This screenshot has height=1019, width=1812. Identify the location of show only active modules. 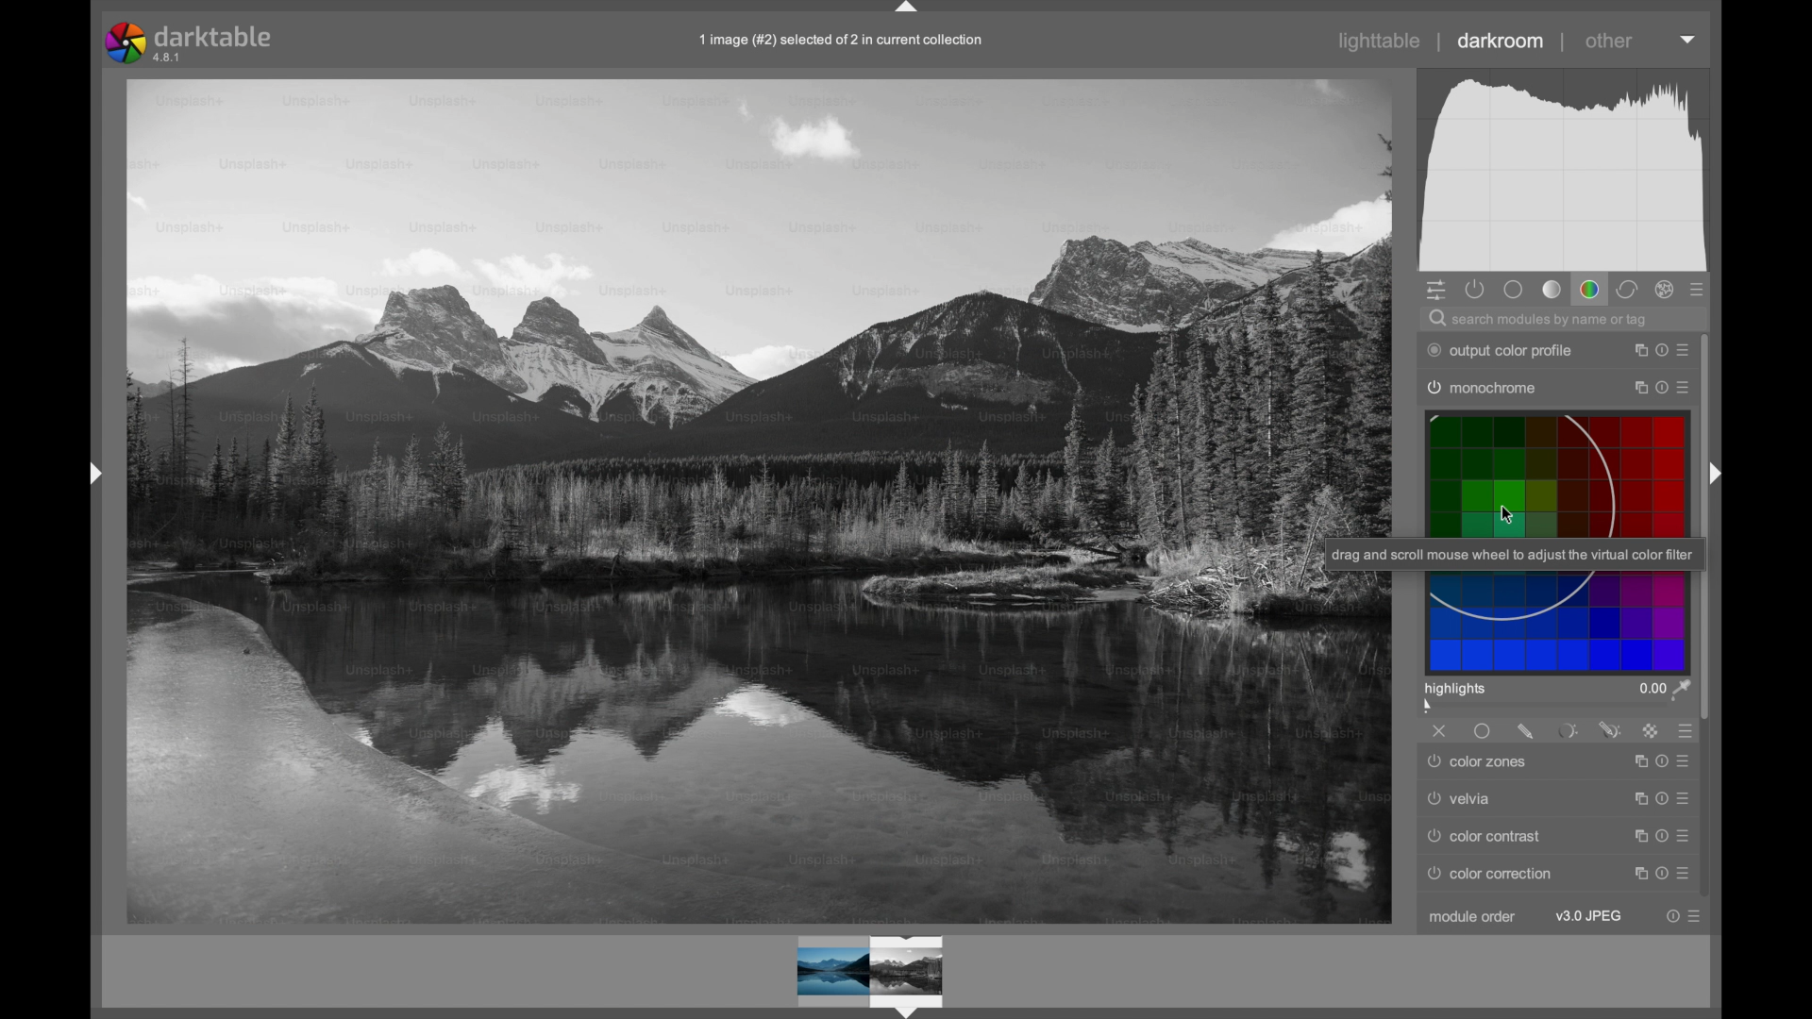
(1477, 291).